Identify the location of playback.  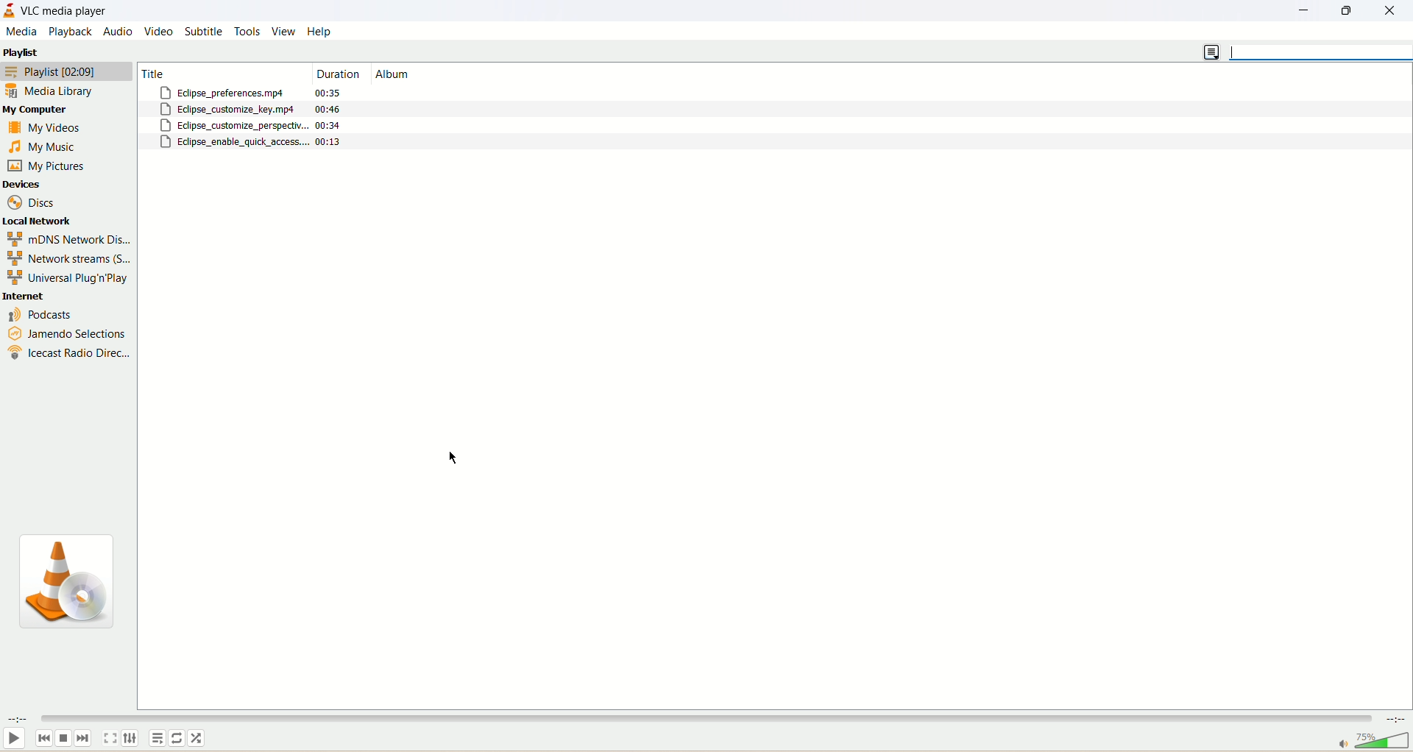
(69, 32).